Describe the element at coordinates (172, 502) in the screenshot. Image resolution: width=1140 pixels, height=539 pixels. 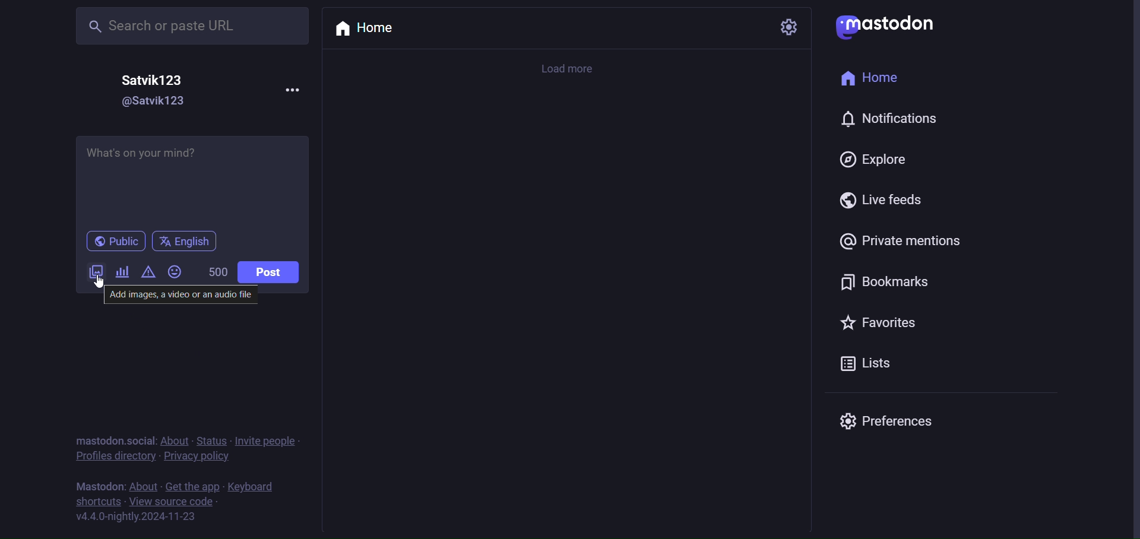
I see `source code` at that location.